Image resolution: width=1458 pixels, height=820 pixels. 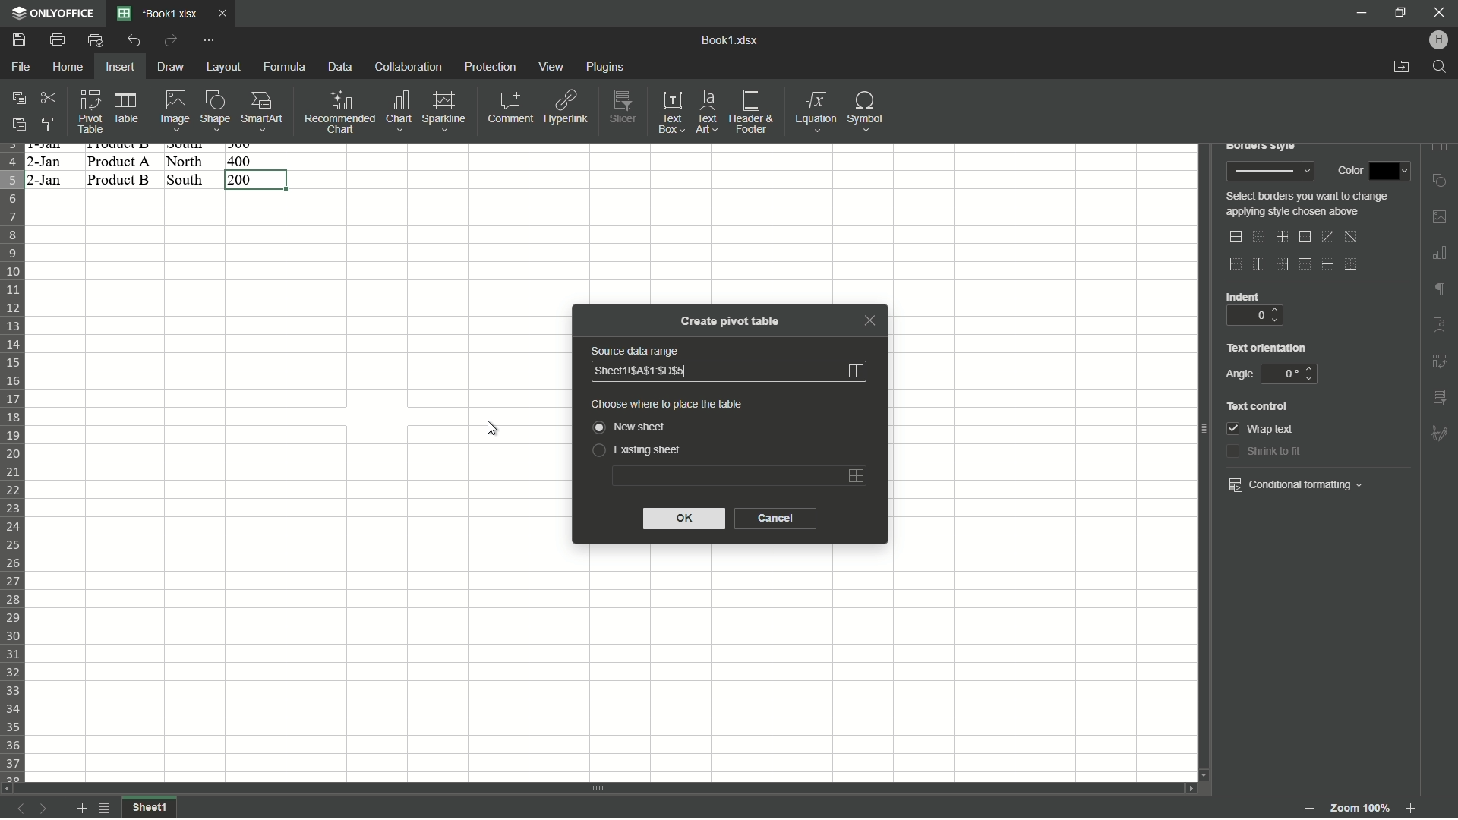 What do you see at coordinates (1351, 264) in the screenshot?
I see `bottom line` at bounding box center [1351, 264].